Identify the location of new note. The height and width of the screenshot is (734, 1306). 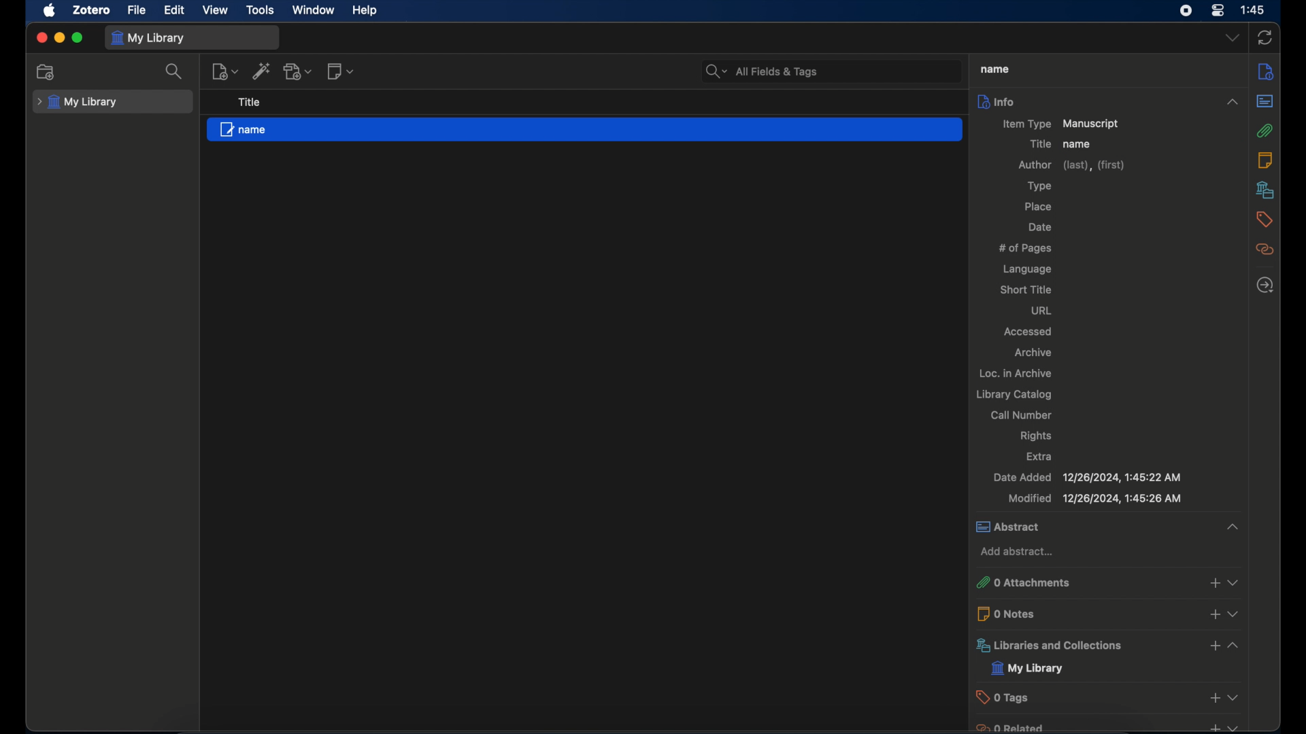
(341, 71).